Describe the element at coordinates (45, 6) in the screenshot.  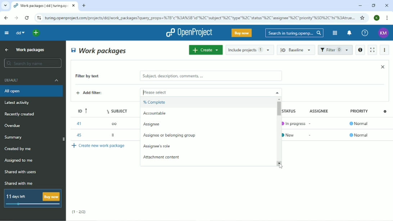
I see `Current tab` at that location.